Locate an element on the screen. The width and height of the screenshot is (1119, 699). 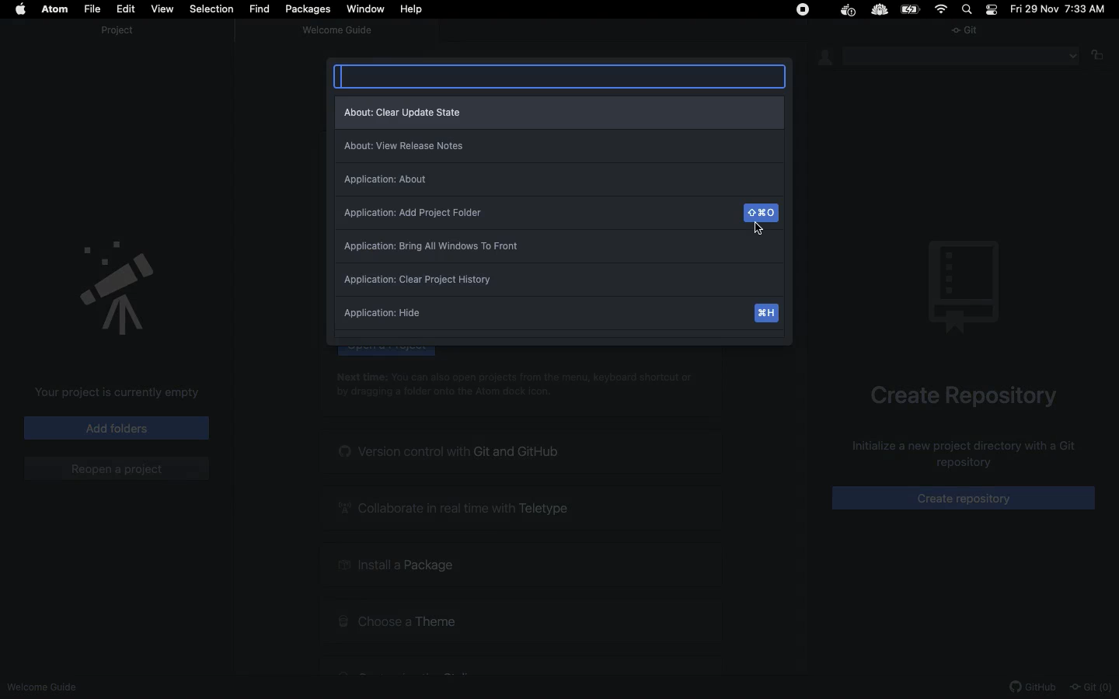
Emblem is located at coordinates (964, 287).